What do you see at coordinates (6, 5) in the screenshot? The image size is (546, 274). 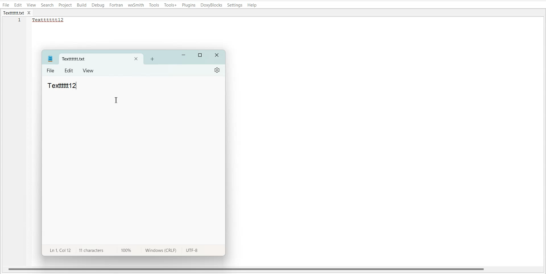 I see `File` at bounding box center [6, 5].